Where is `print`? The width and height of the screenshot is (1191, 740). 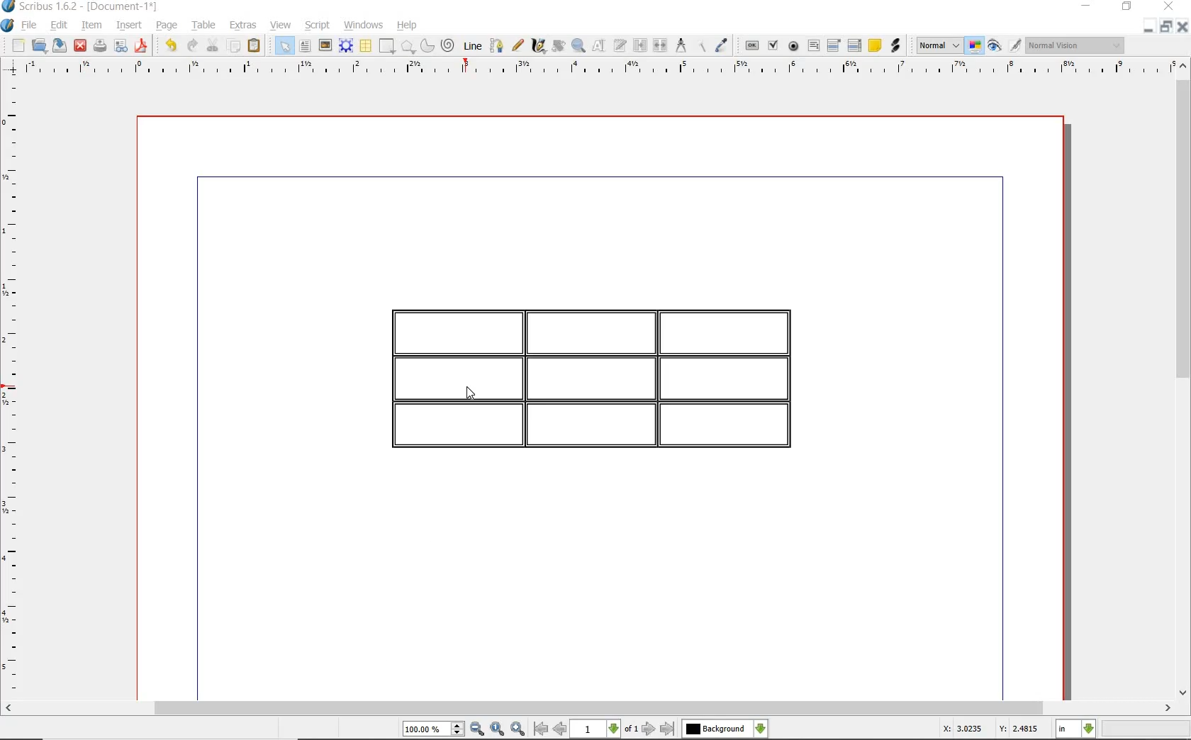
print is located at coordinates (101, 47).